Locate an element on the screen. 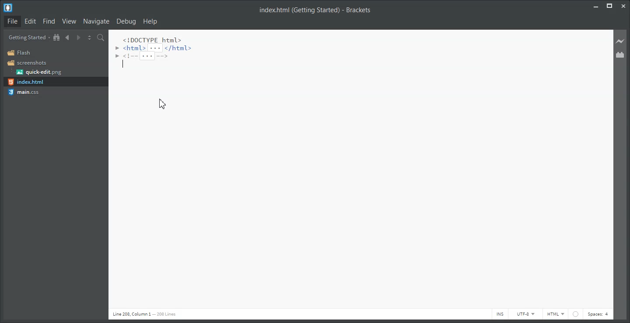 The width and height of the screenshot is (630, 323). quick-edit.png is located at coordinates (39, 72).